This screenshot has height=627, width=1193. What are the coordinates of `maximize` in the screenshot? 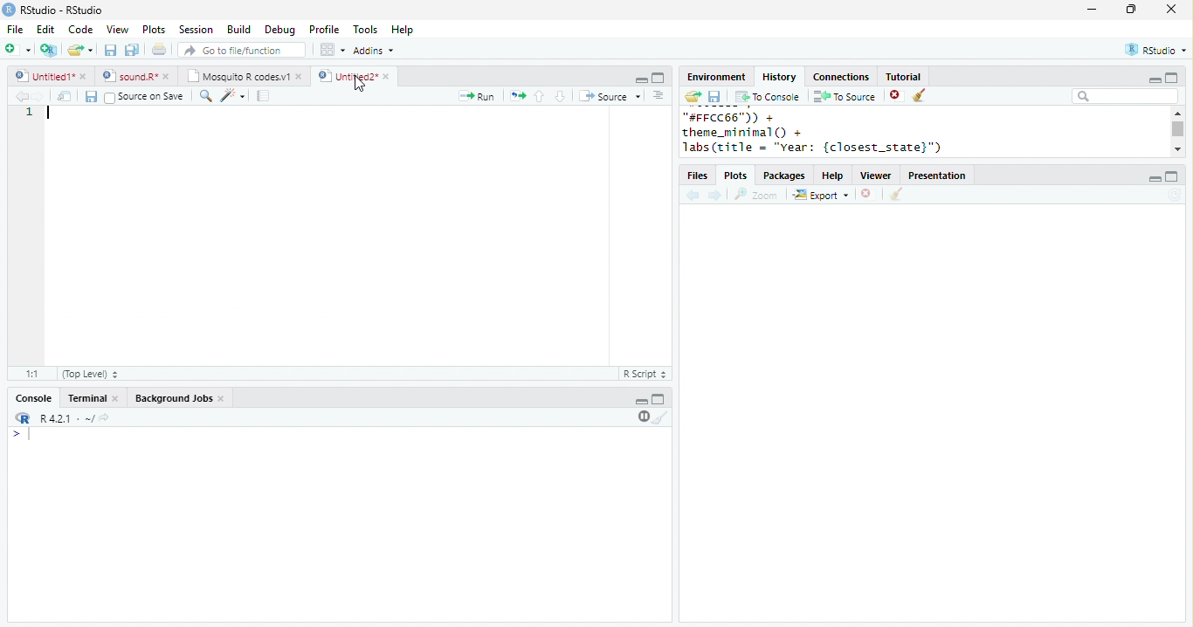 It's located at (659, 398).